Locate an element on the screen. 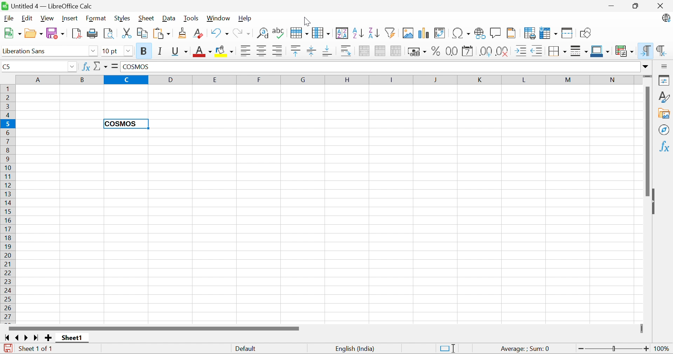 The height and width of the screenshot is (354, 673). Format as Percent is located at coordinates (435, 51).